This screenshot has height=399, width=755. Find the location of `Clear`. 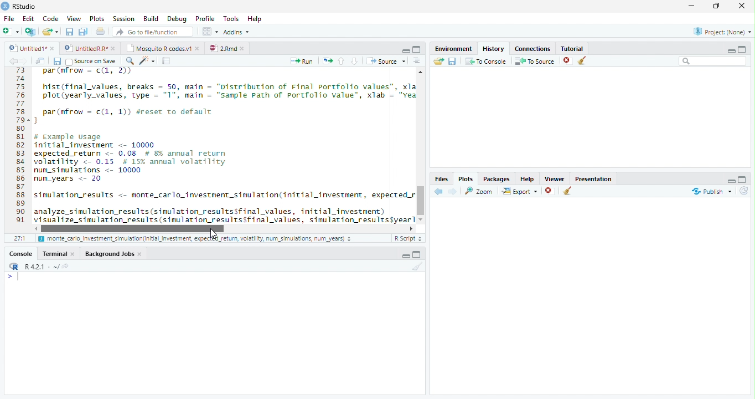

Clear is located at coordinates (416, 267).